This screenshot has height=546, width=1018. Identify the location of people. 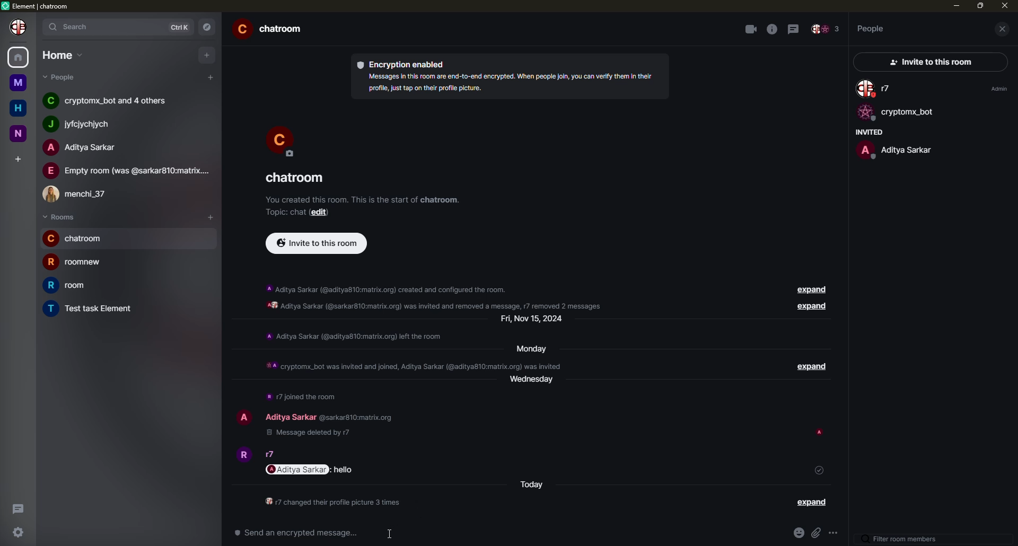
(65, 77).